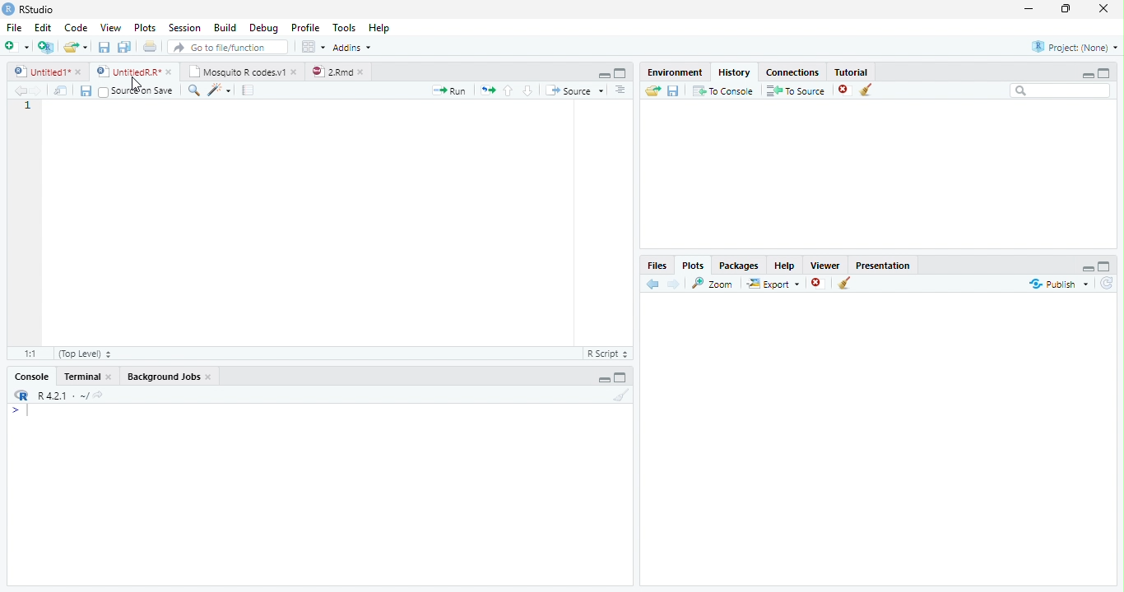 This screenshot has height=592, width=1124. I want to click on Print, so click(150, 46).